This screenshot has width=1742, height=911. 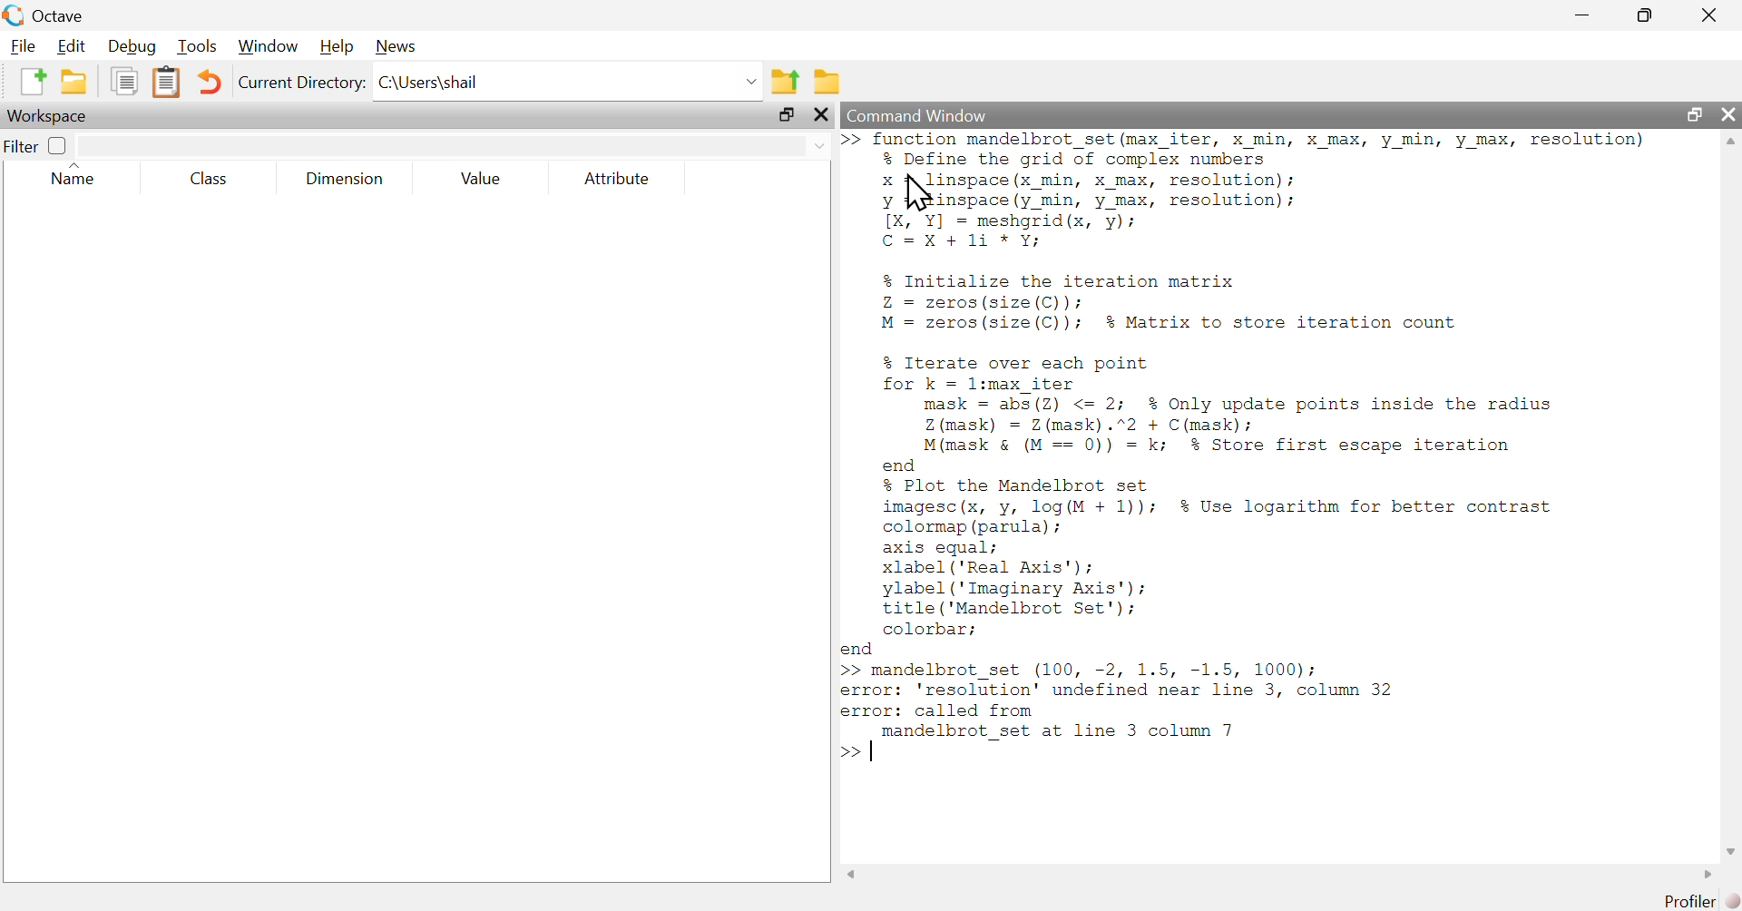 I want to click on open an existing file in editor, so click(x=73, y=83).